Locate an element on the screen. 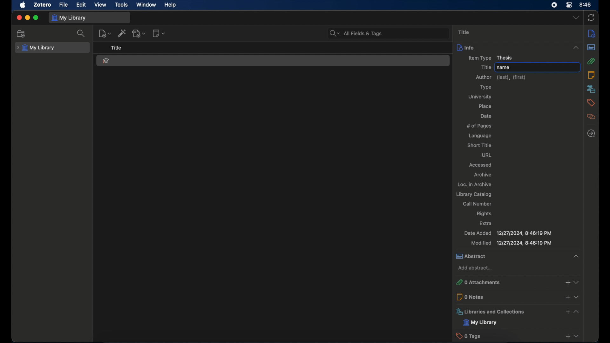  thesis is located at coordinates (105, 61).